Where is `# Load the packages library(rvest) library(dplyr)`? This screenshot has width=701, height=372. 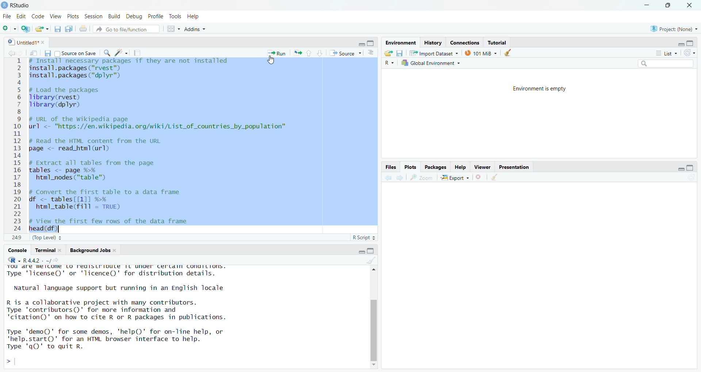
# Load the packages library(rvest) library(dplyr) is located at coordinates (70, 98).